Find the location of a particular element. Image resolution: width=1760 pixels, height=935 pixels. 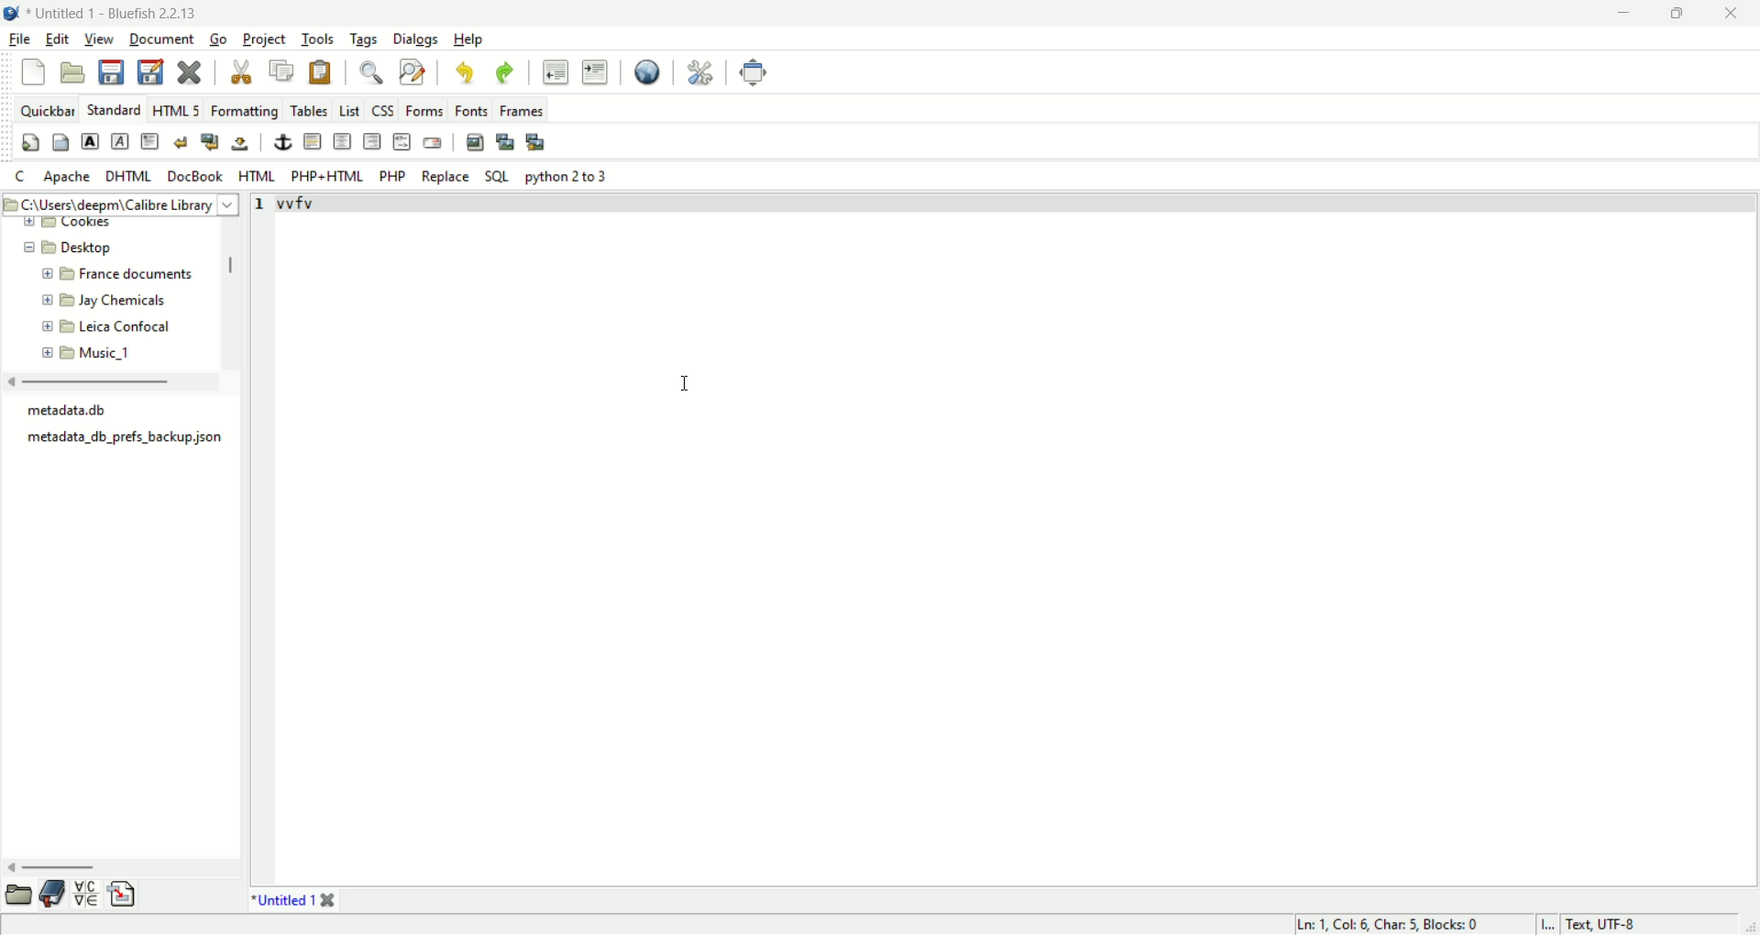

CSS is located at coordinates (383, 108).